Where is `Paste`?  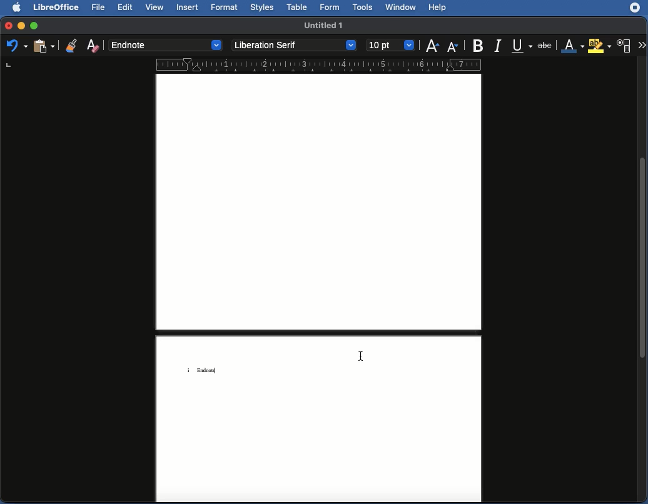 Paste is located at coordinates (43, 46).